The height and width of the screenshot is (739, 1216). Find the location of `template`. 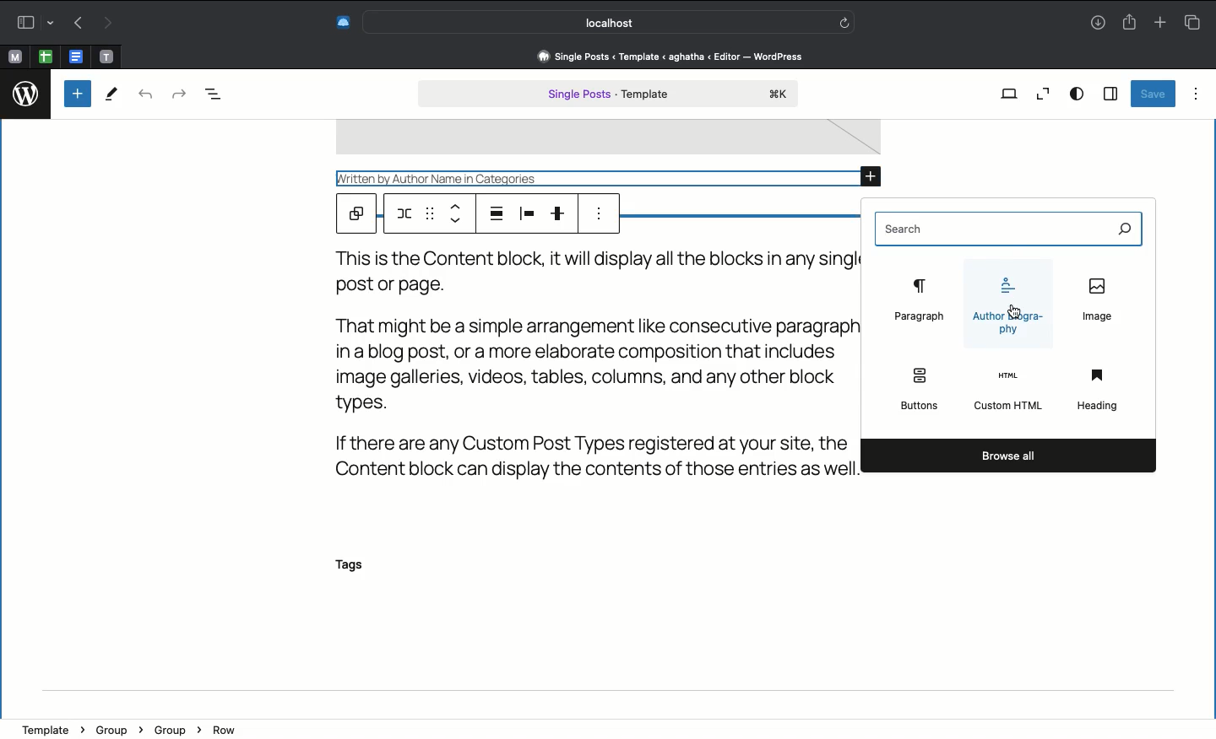

template is located at coordinates (52, 725).